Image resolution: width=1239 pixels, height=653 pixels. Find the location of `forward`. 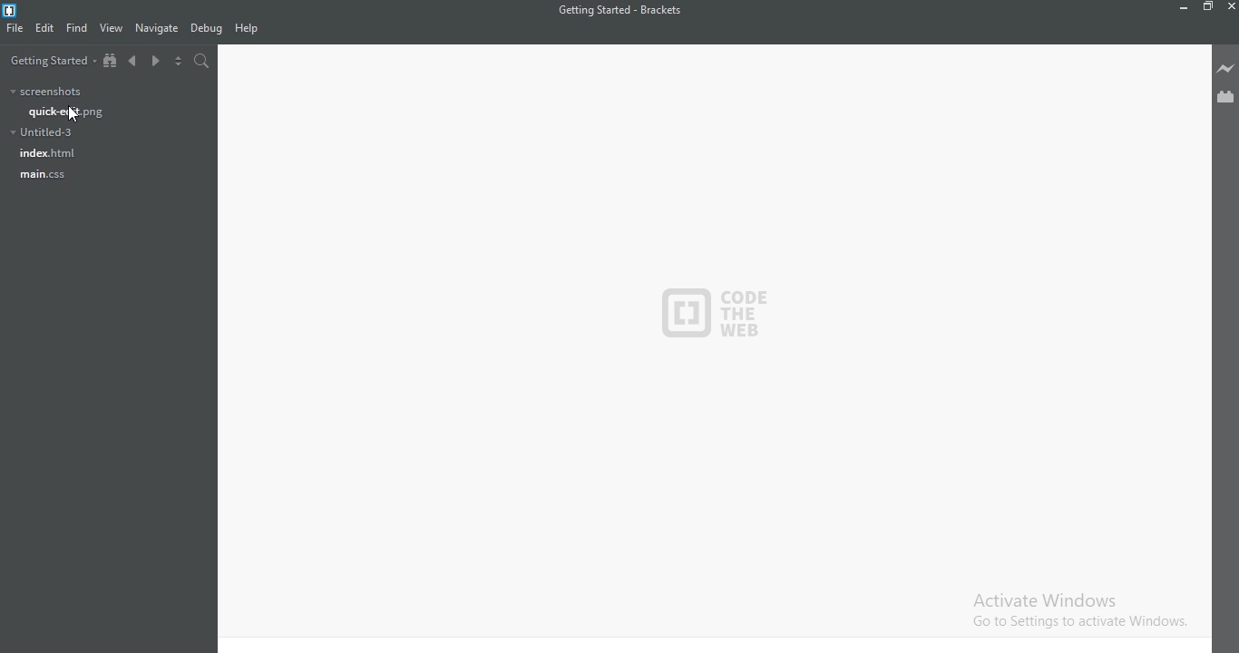

forward is located at coordinates (157, 63).